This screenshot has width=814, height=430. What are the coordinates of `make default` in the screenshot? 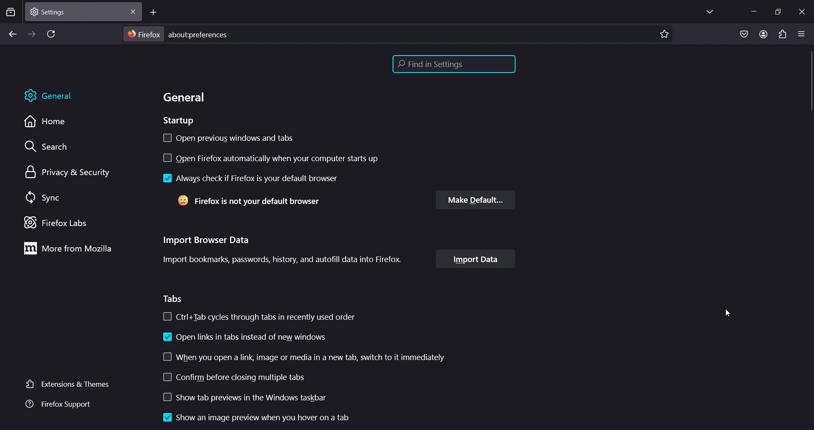 It's located at (474, 199).